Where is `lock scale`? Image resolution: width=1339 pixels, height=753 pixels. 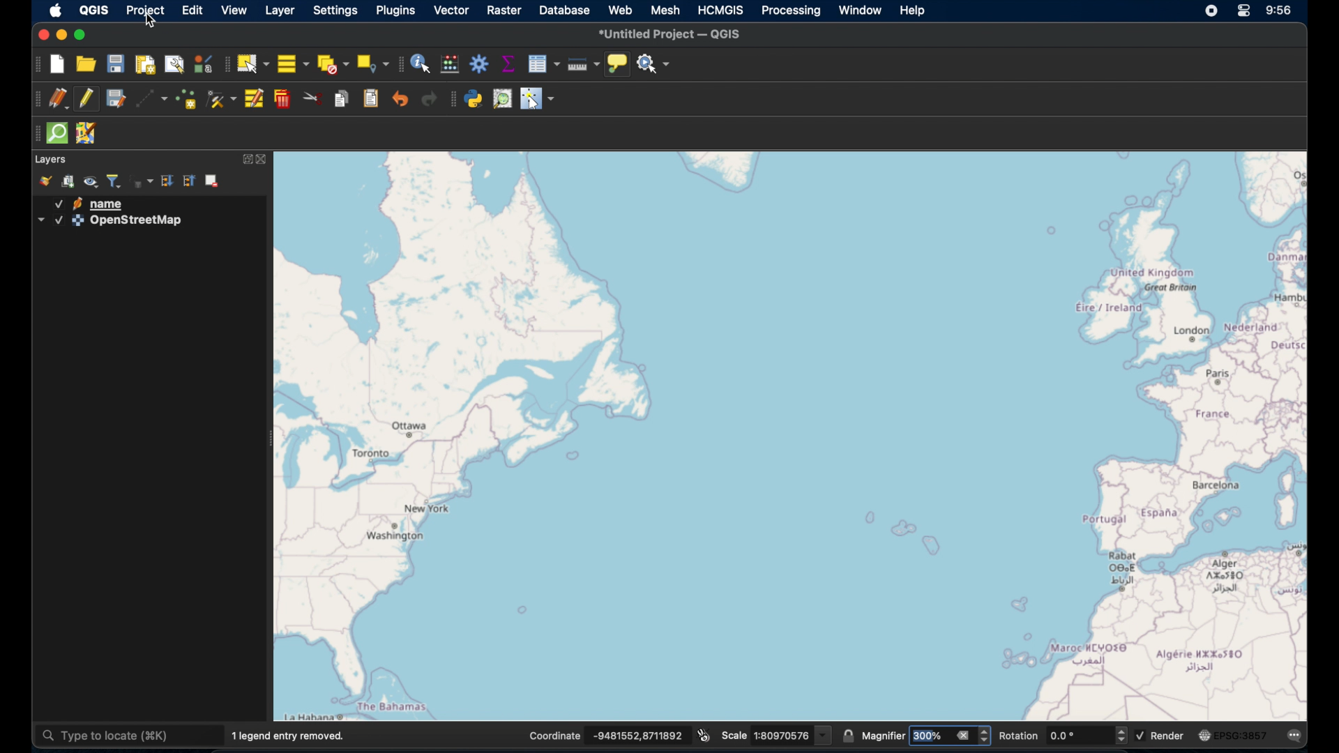 lock scale is located at coordinates (850, 737).